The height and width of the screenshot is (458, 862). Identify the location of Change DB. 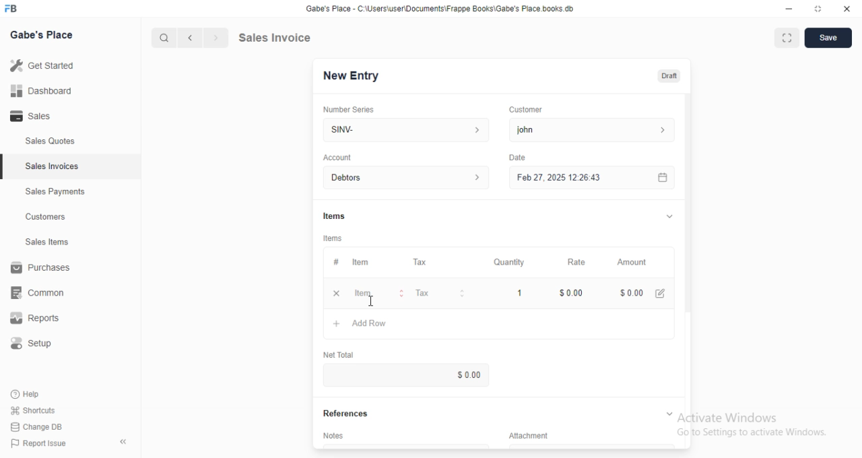
(38, 427).